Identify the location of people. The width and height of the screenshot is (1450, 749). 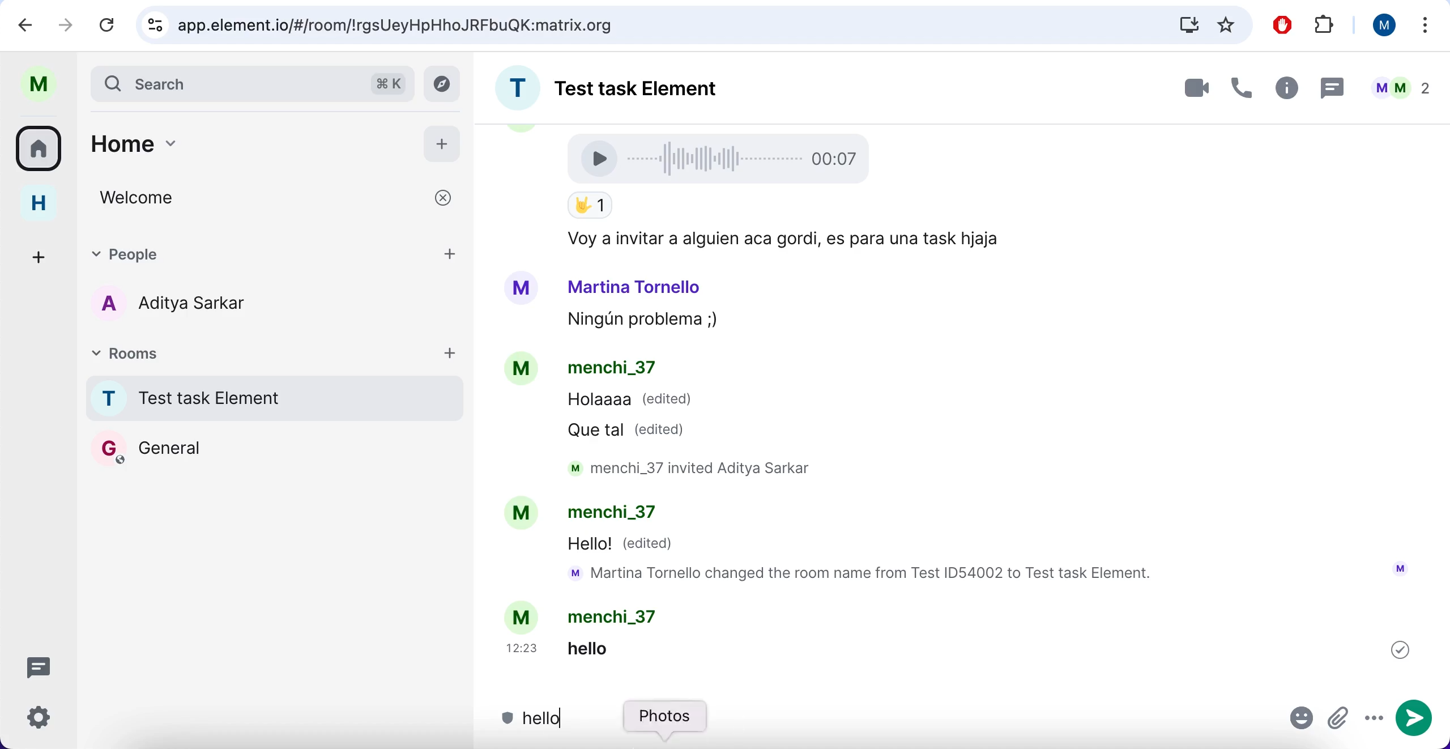
(1400, 88).